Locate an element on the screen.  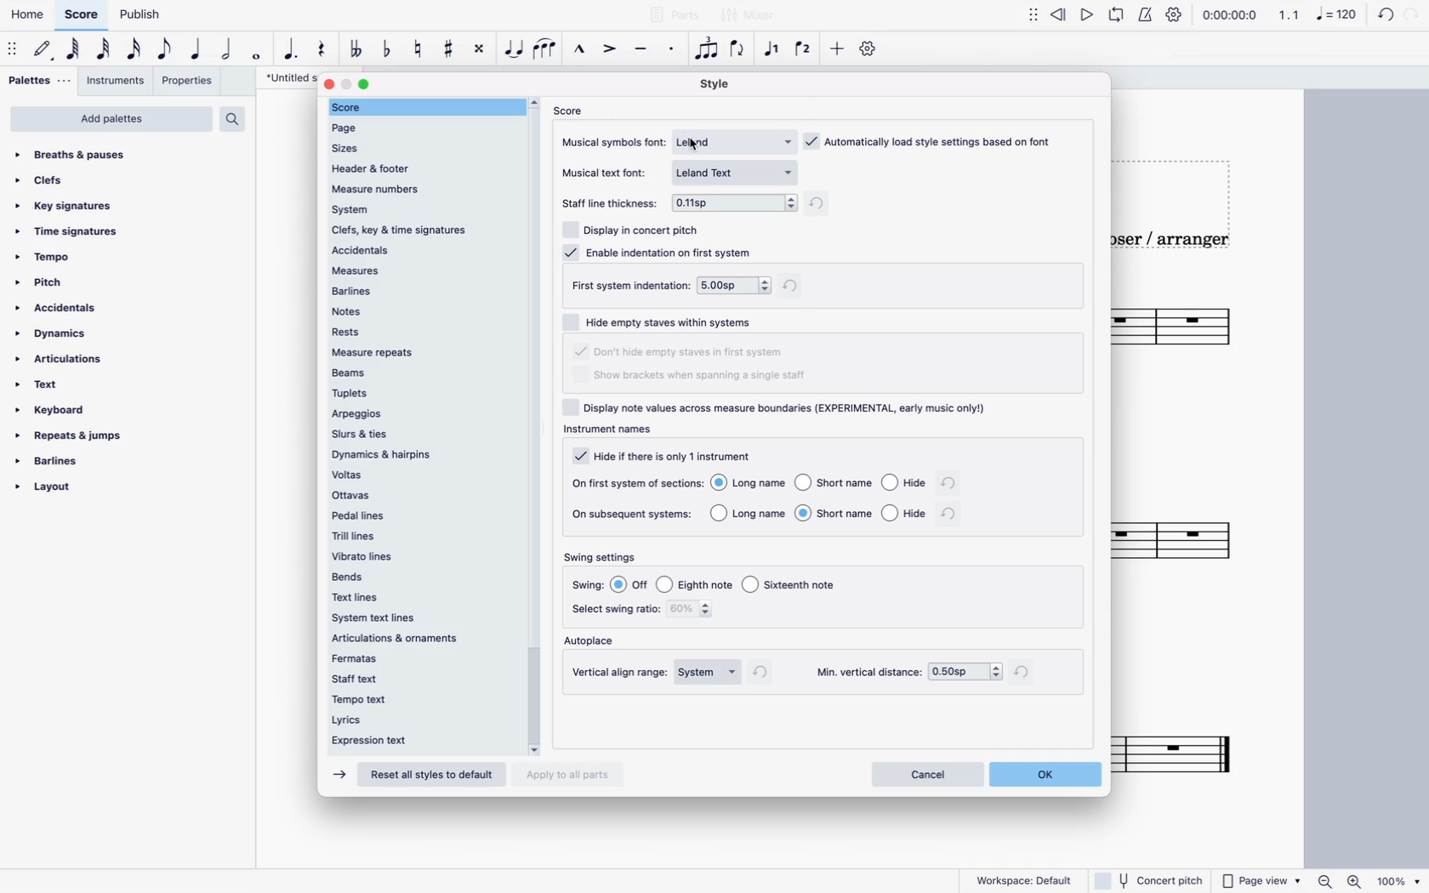
score is located at coordinates (572, 110).